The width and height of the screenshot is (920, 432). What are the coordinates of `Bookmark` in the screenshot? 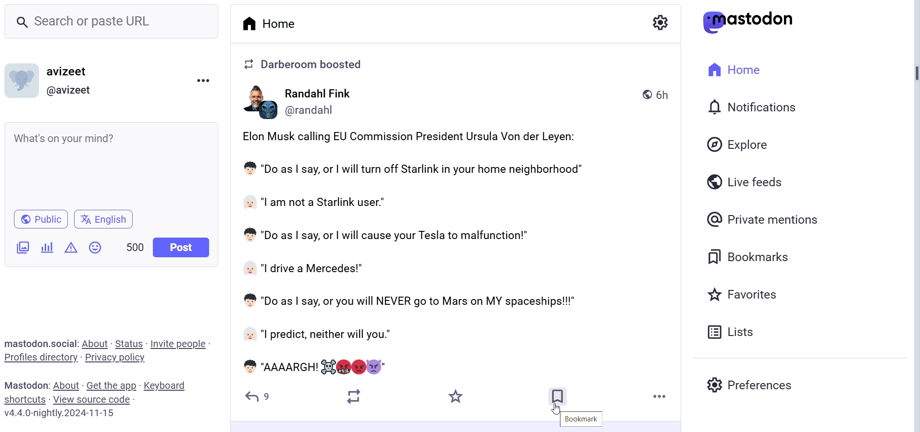 It's located at (579, 419).